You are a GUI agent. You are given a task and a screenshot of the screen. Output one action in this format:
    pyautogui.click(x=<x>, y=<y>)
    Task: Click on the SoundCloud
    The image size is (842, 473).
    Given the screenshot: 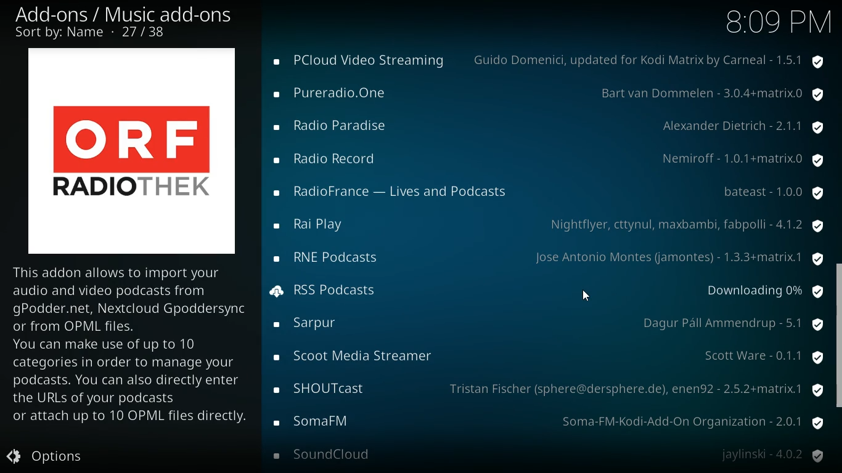 What is the action you would take?
    pyautogui.click(x=330, y=454)
    